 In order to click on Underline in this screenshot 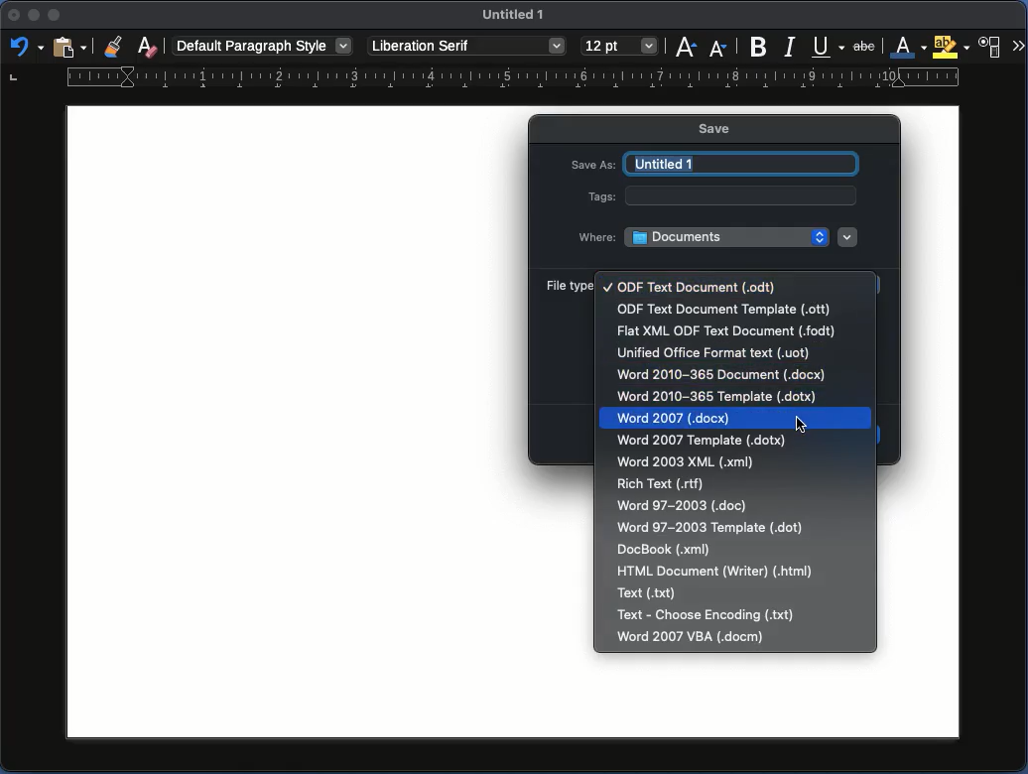, I will do `click(829, 46)`.